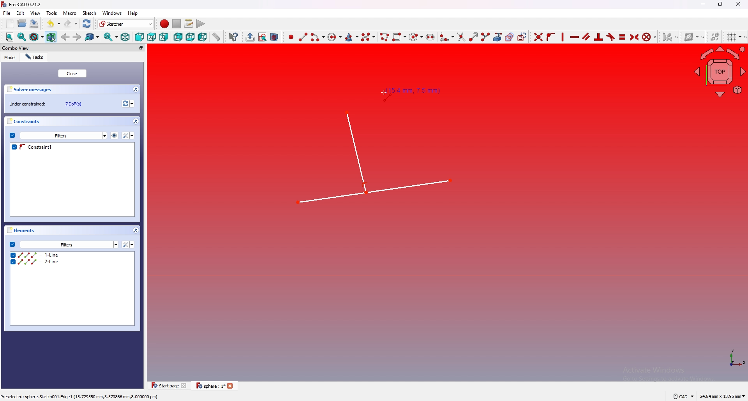 The width and height of the screenshot is (748, 401). Describe the element at coordinates (110, 37) in the screenshot. I see `Sync view` at that location.